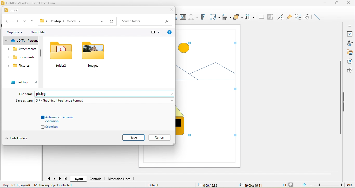  I want to click on  Pictures., so click(21, 67).